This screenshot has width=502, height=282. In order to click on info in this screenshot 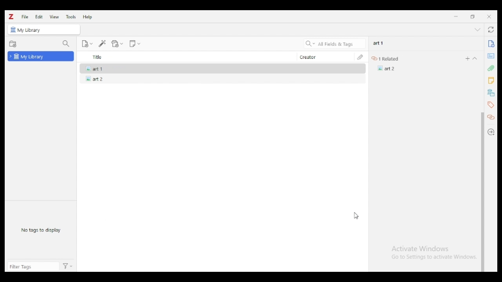, I will do `click(491, 44)`.